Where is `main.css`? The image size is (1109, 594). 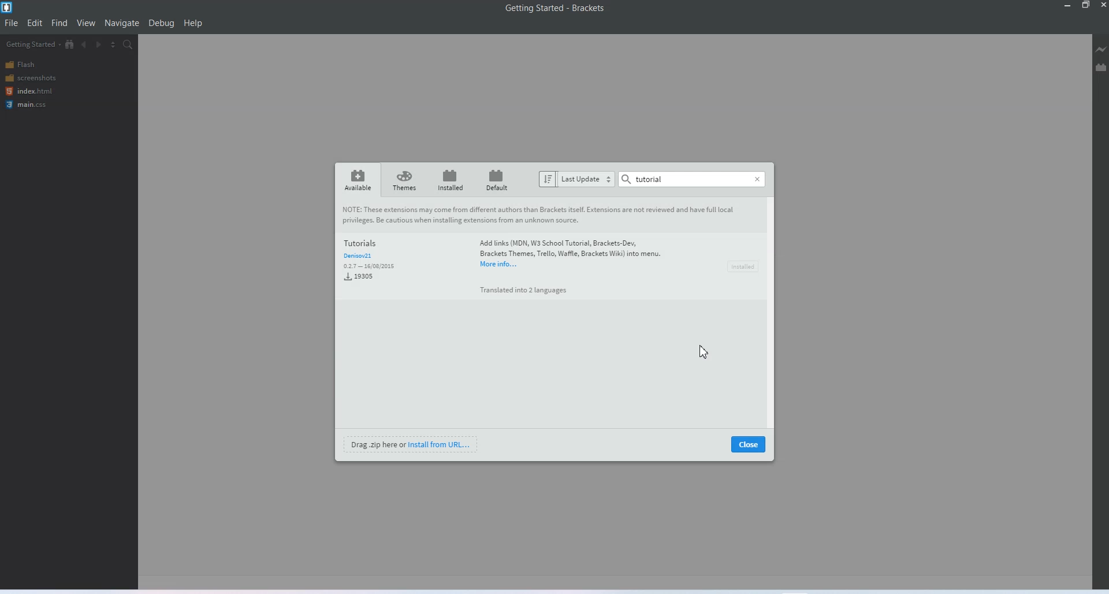
main.css is located at coordinates (29, 105).